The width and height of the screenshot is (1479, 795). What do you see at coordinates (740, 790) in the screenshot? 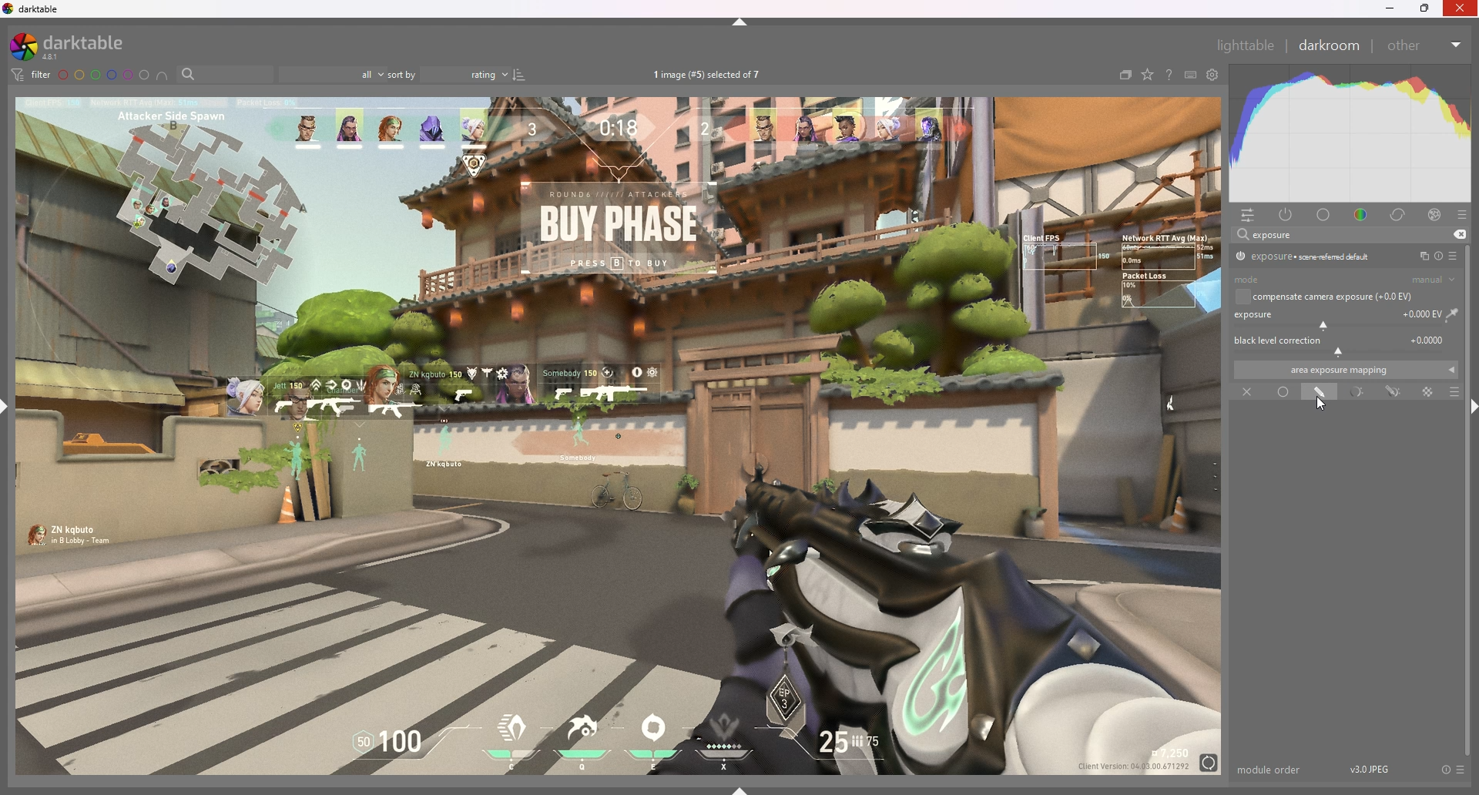
I see `show` at bounding box center [740, 790].